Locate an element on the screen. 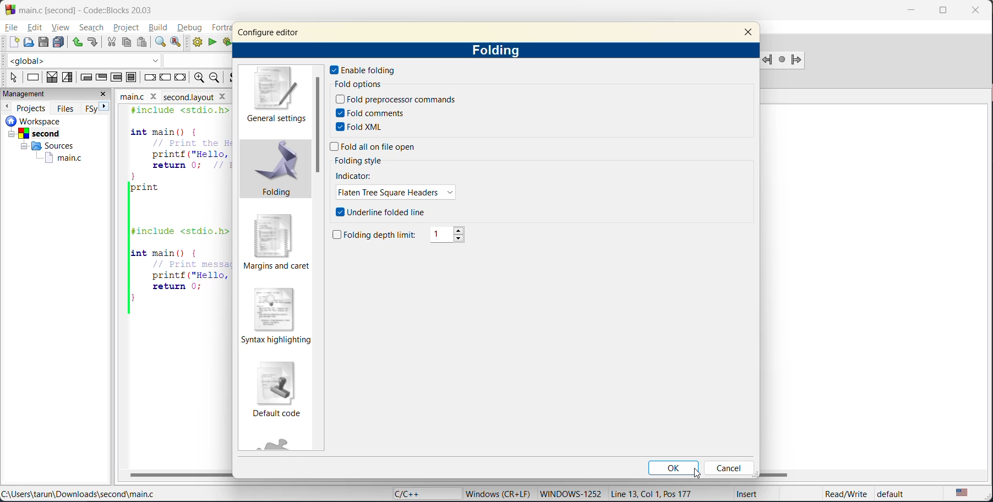 The height and width of the screenshot is (502, 993). code completion compiler is located at coordinates (117, 61).